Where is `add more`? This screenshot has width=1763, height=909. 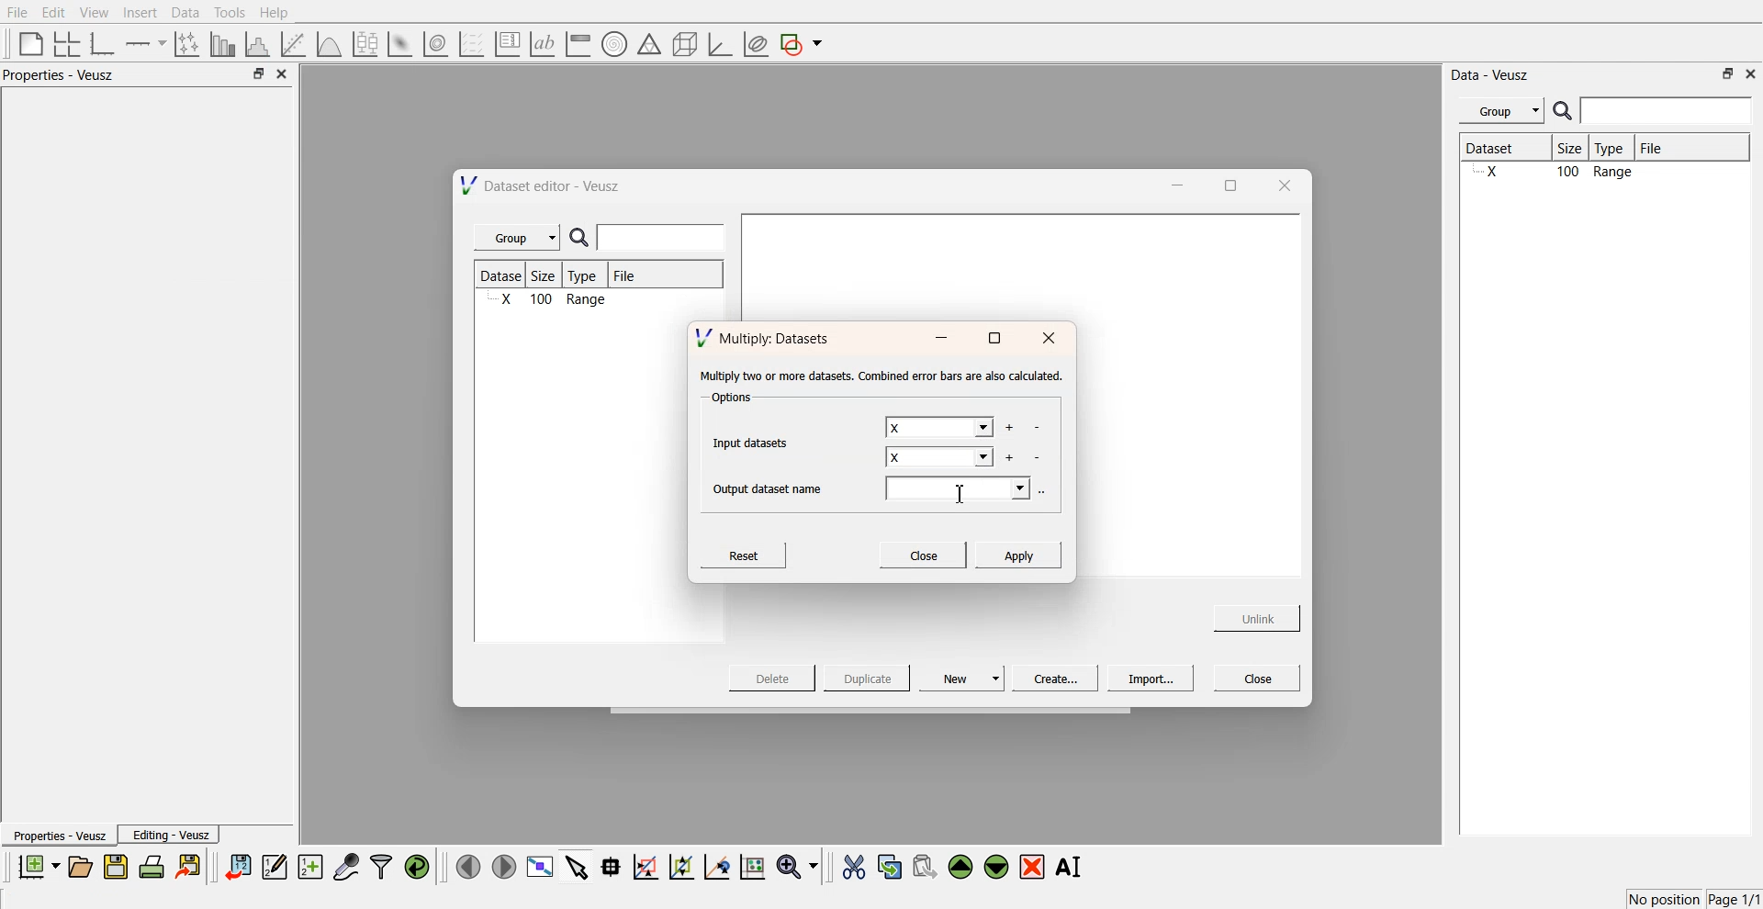 add more is located at coordinates (1008, 428).